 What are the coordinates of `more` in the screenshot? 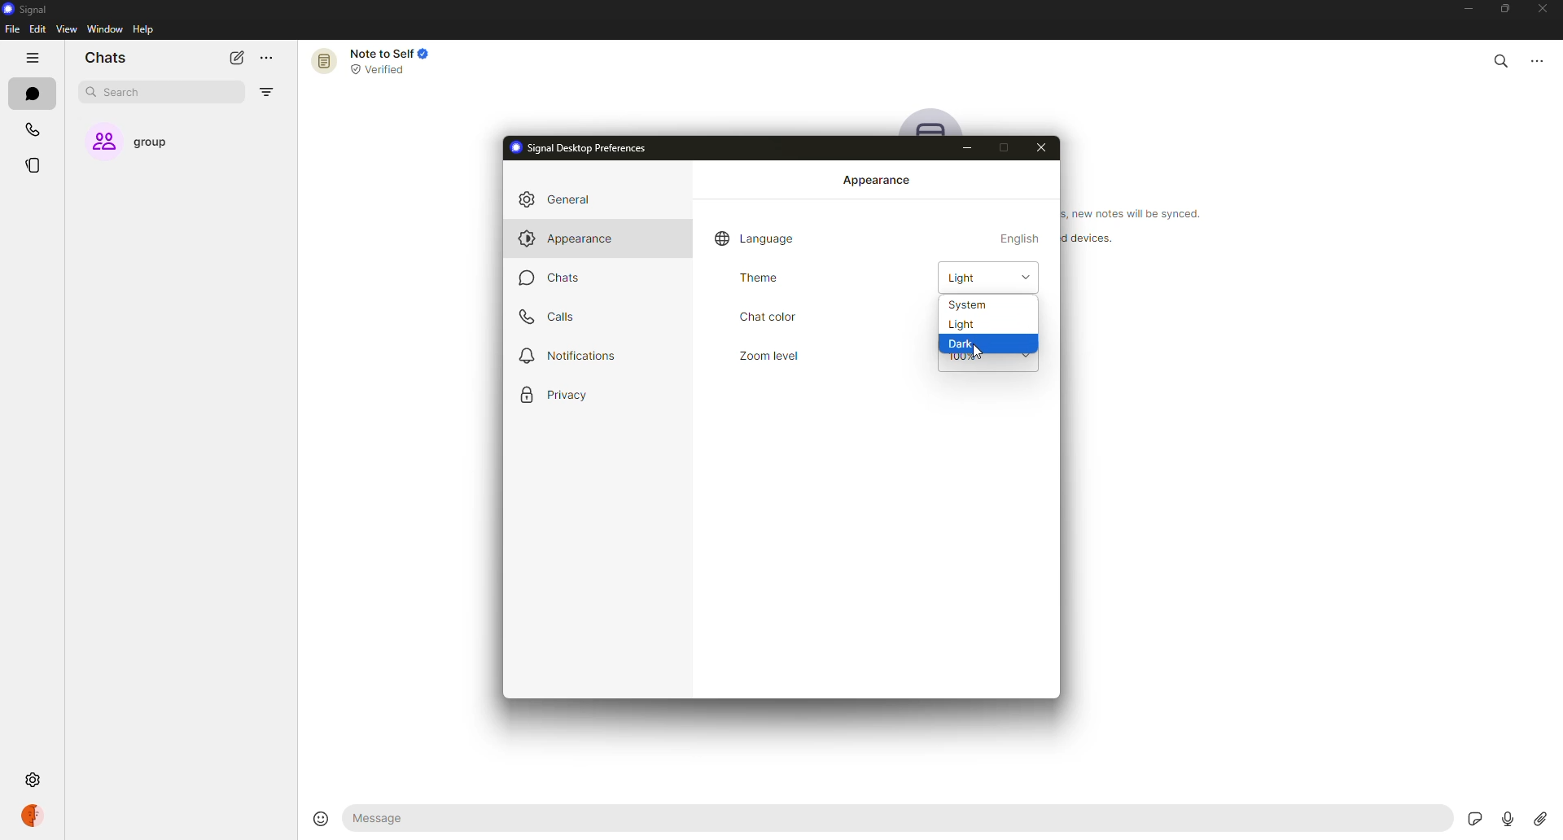 It's located at (266, 59).